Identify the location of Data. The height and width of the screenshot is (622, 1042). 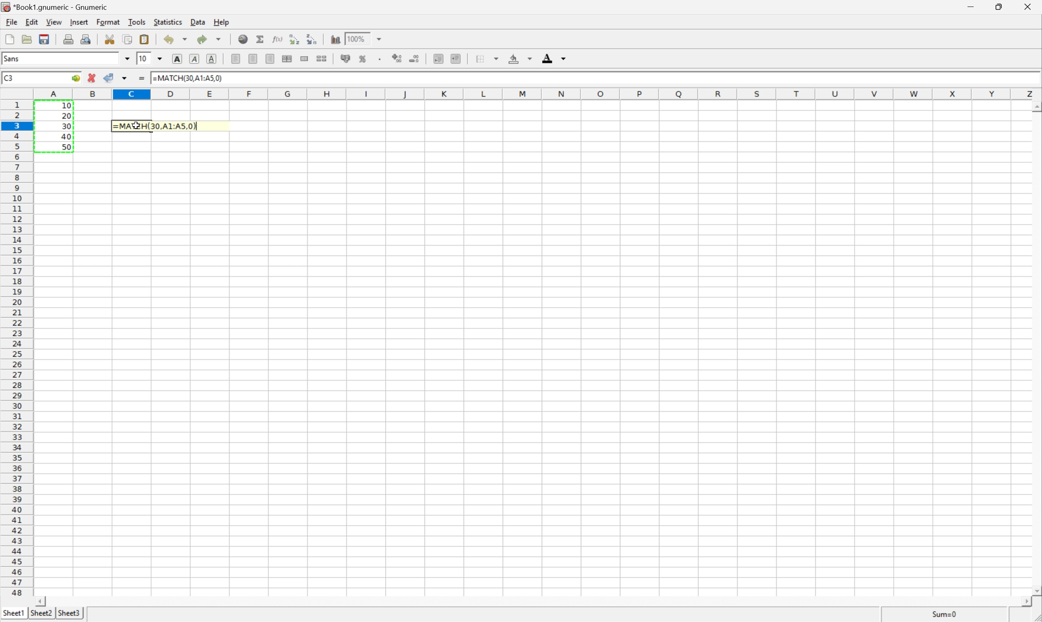
(198, 21).